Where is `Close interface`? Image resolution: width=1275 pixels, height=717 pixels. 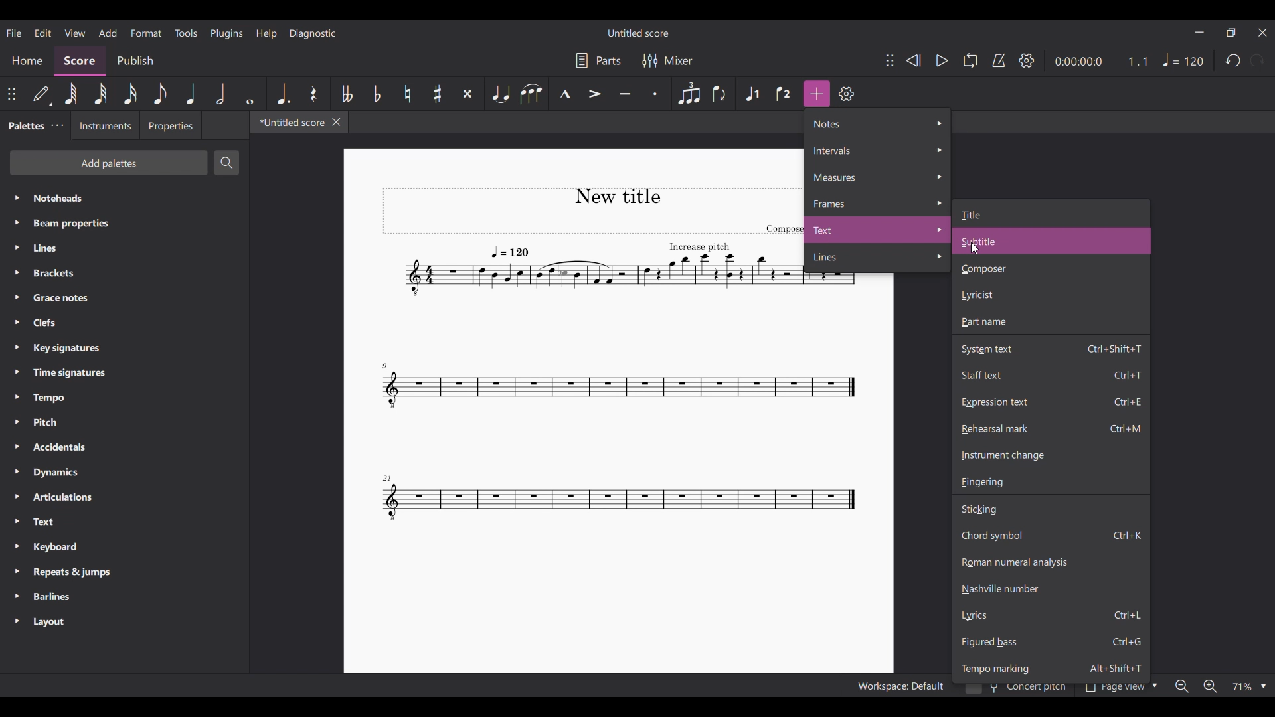
Close interface is located at coordinates (1263, 33).